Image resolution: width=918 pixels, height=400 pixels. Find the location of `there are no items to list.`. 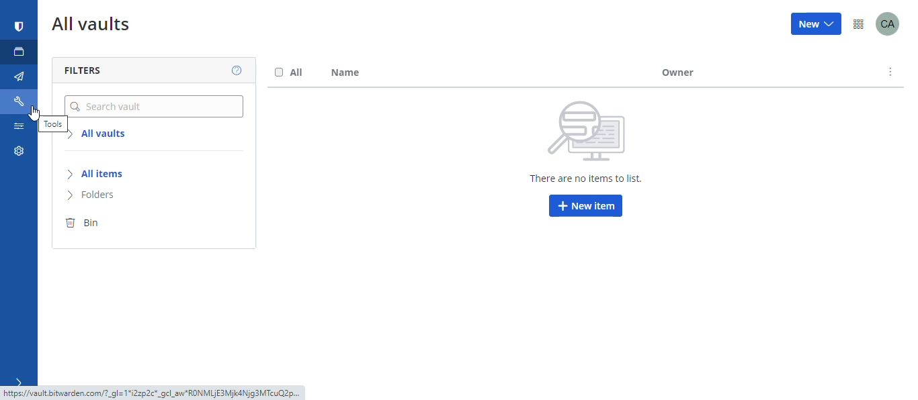

there are no items to list. is located at coordinates (581, 179).